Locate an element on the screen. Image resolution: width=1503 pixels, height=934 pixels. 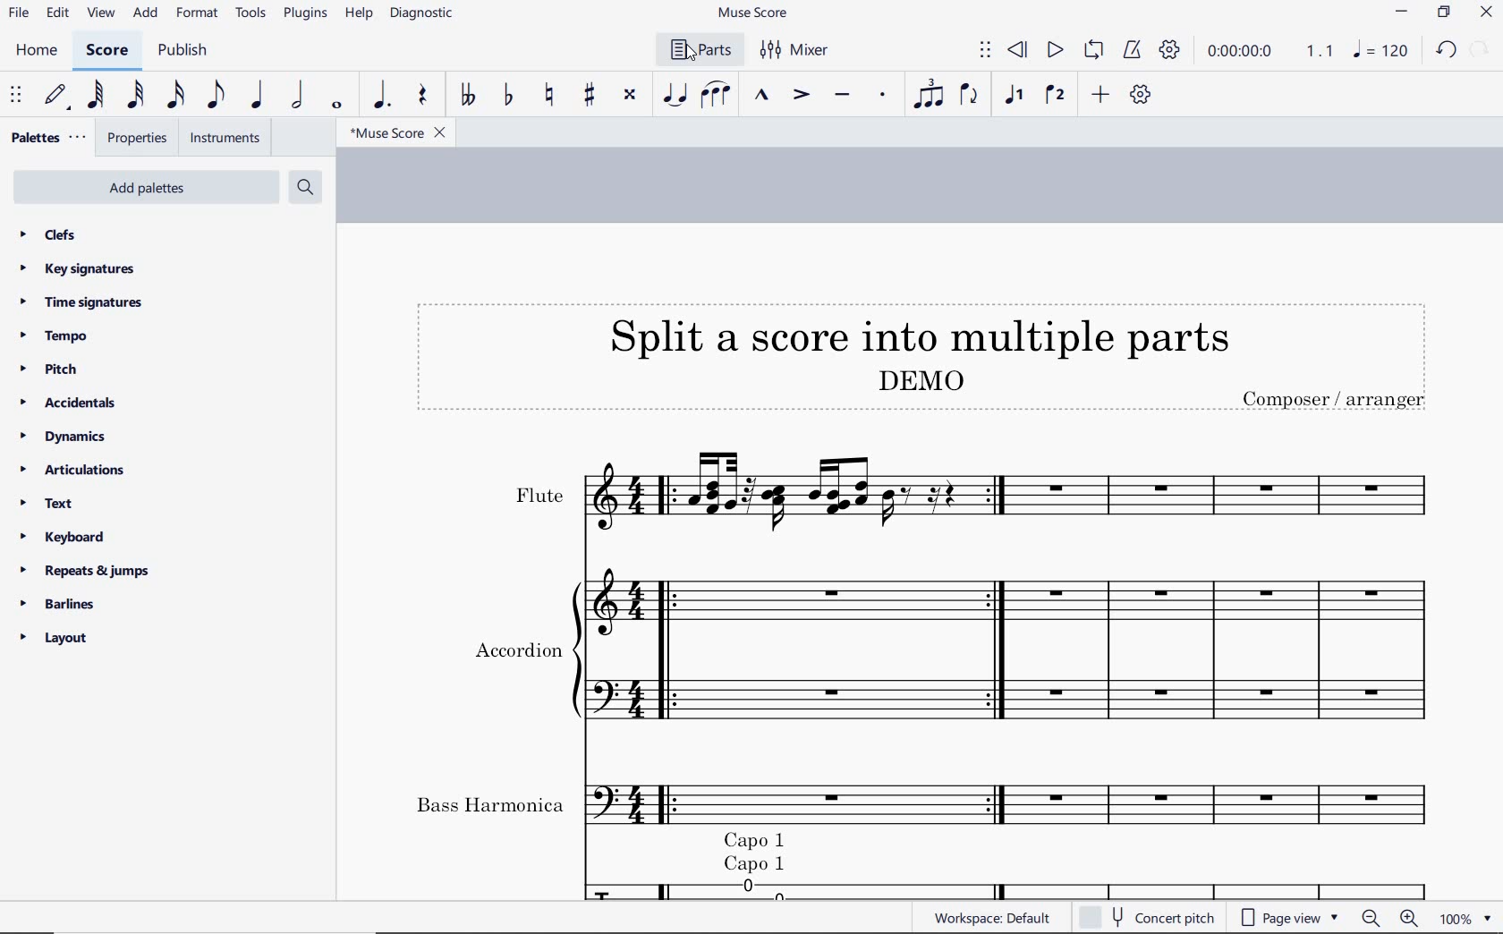
file name is located at coordinates (402, 133).